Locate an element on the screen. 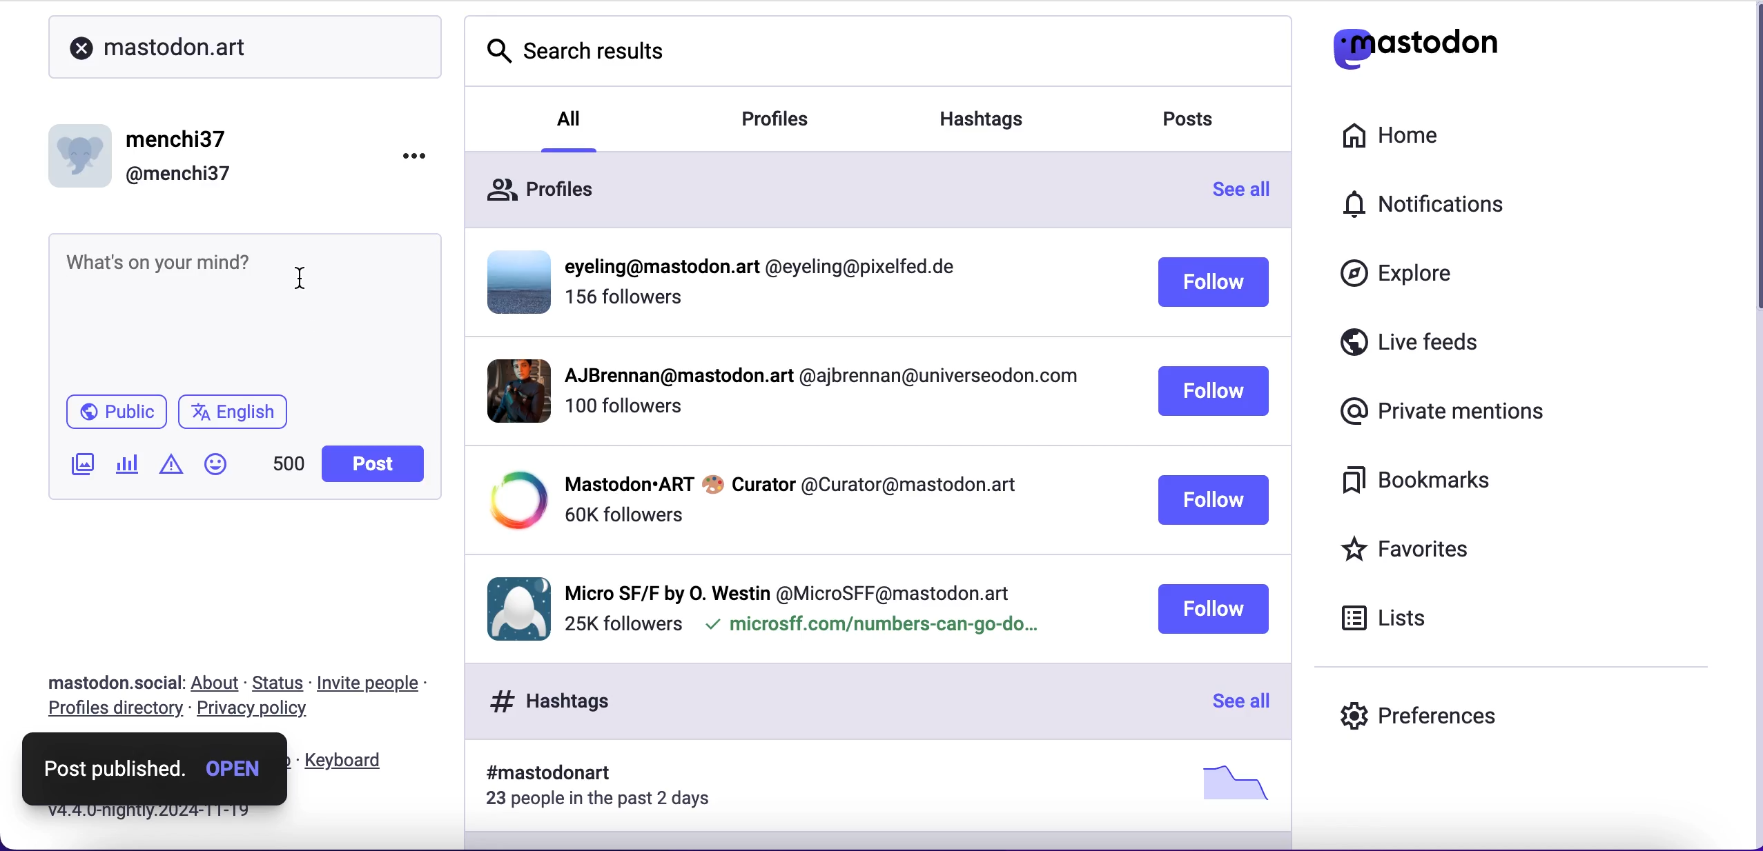 This screenshot has width=1763, height=851. profile is located at coordinates (790, 483).